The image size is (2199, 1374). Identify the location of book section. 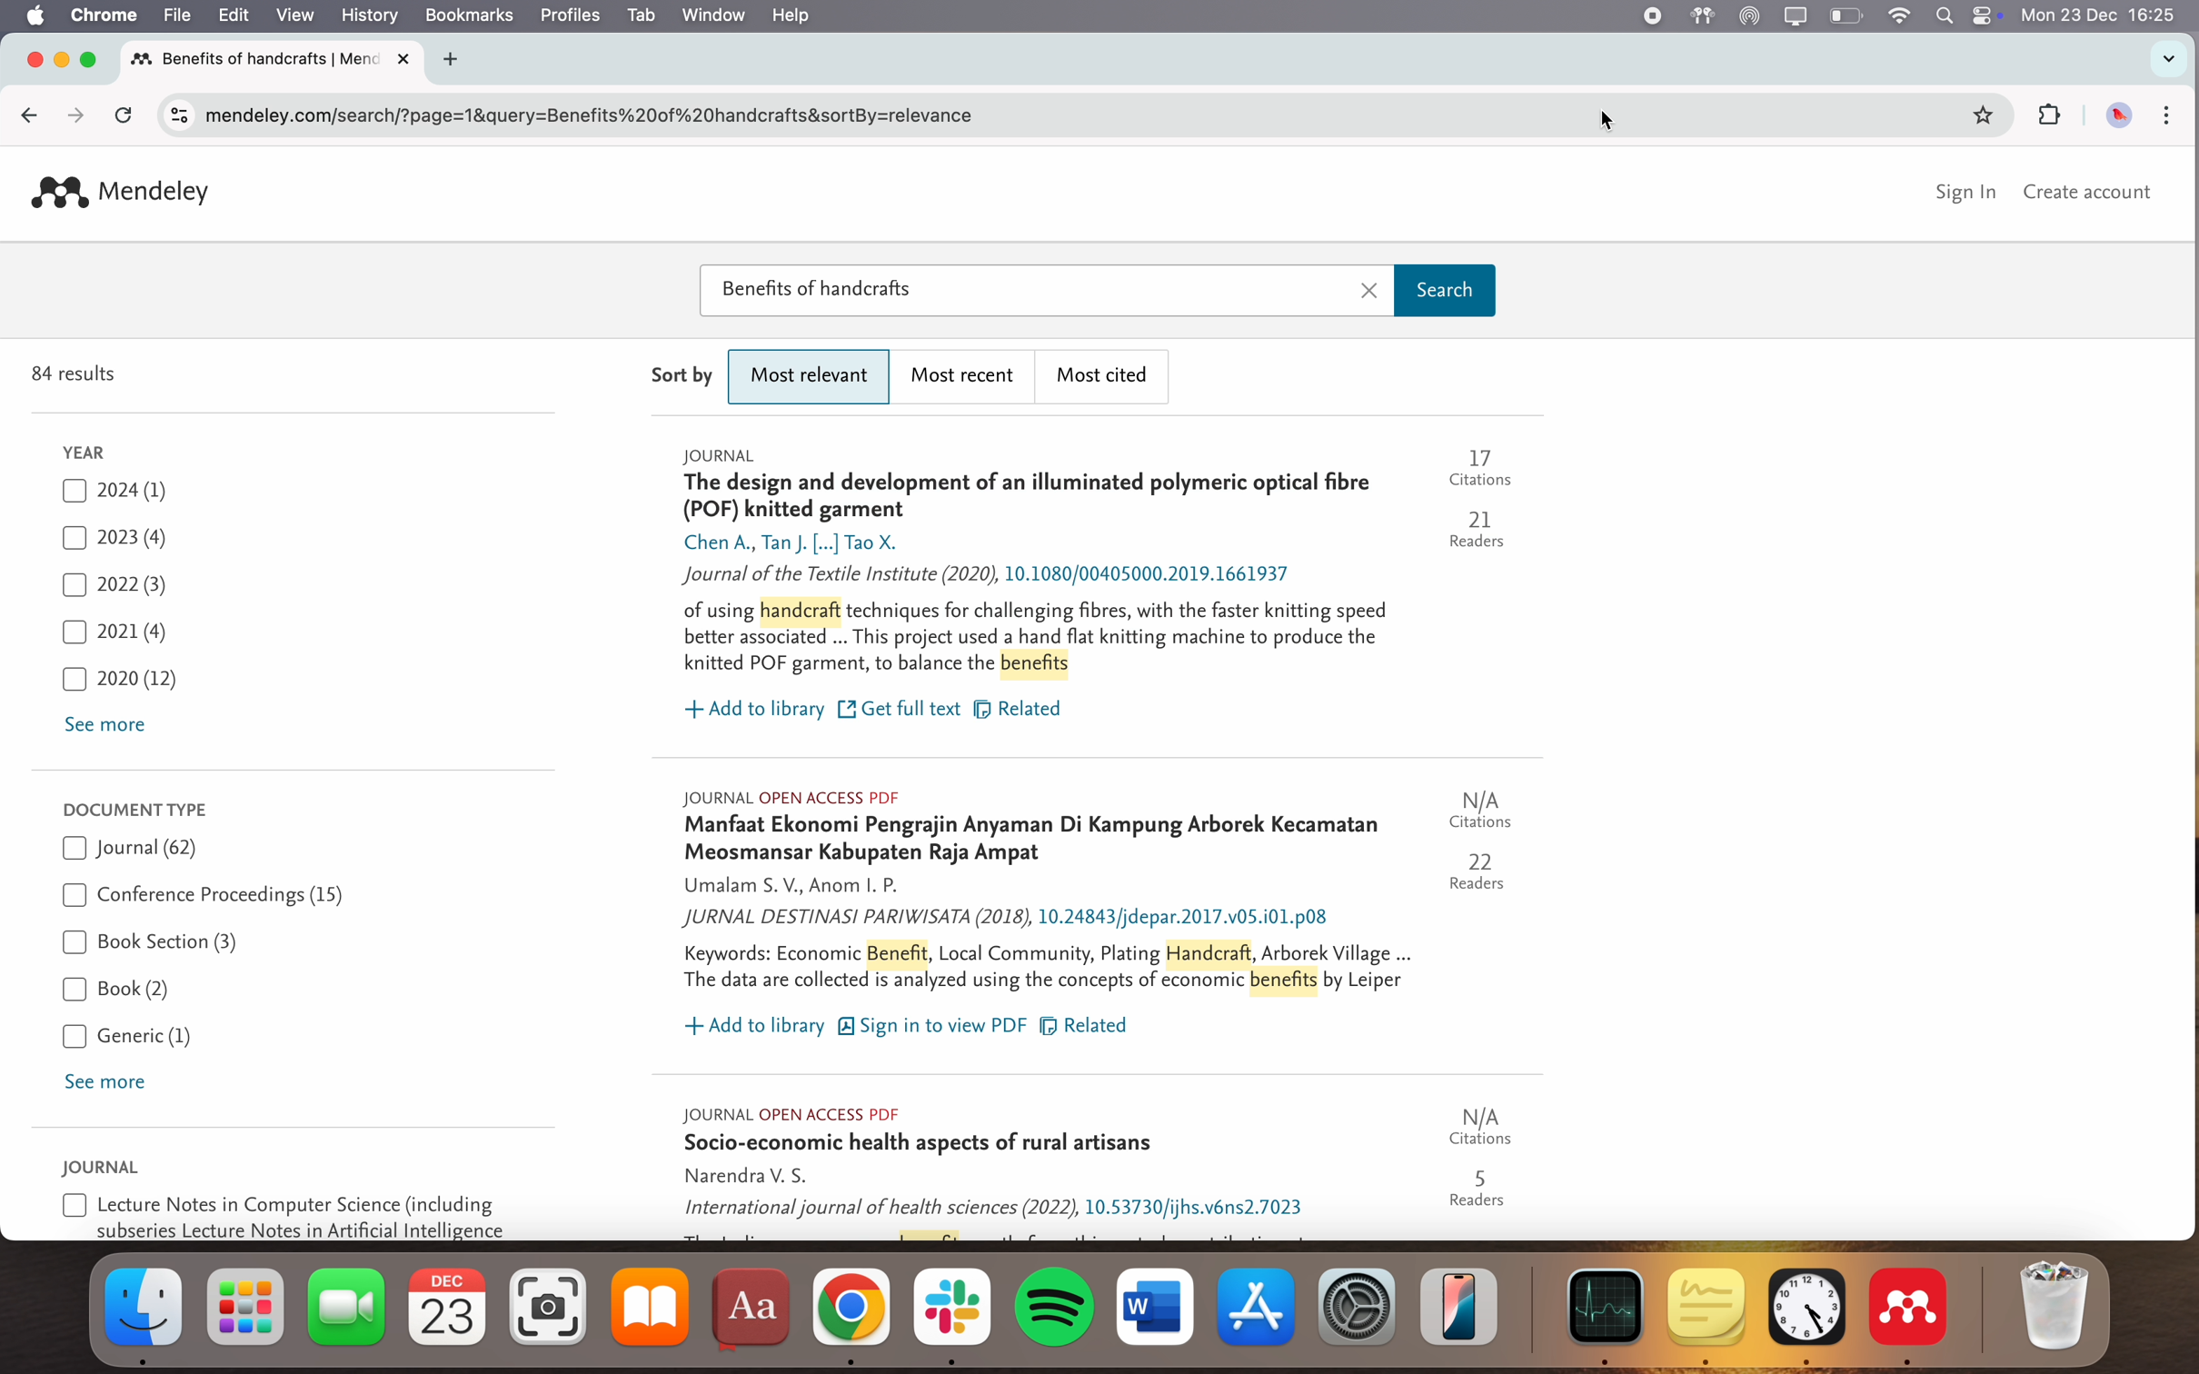
(149, 944).